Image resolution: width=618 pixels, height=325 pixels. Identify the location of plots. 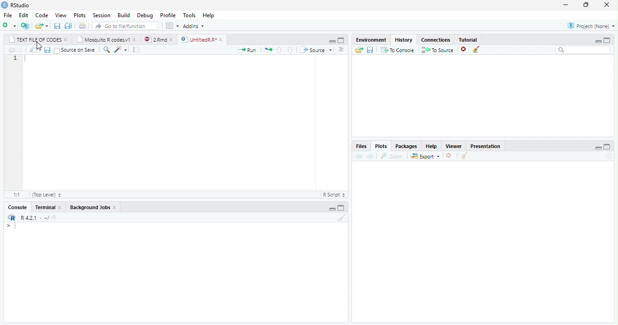
(383, 146).